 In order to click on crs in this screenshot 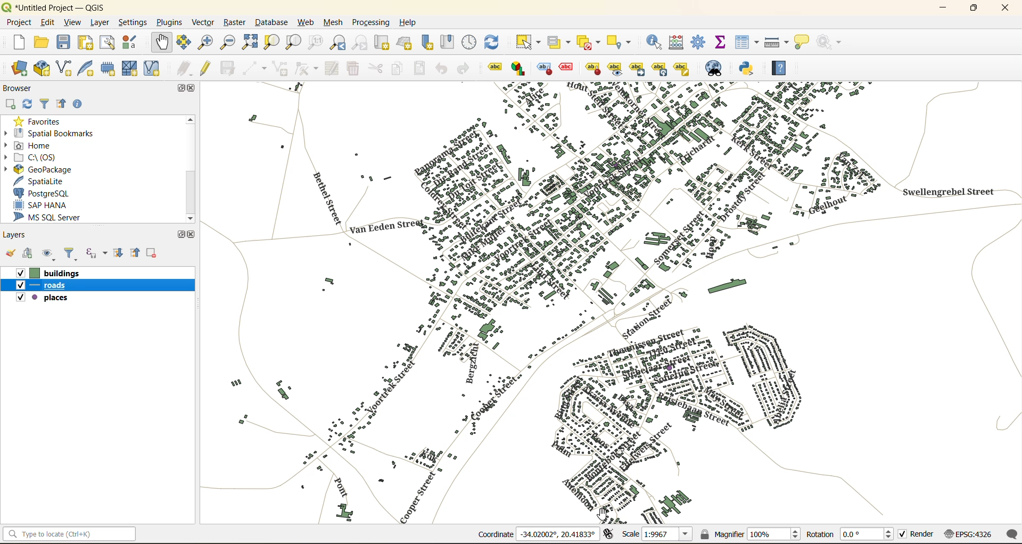, I will do `click(967, 532)`.